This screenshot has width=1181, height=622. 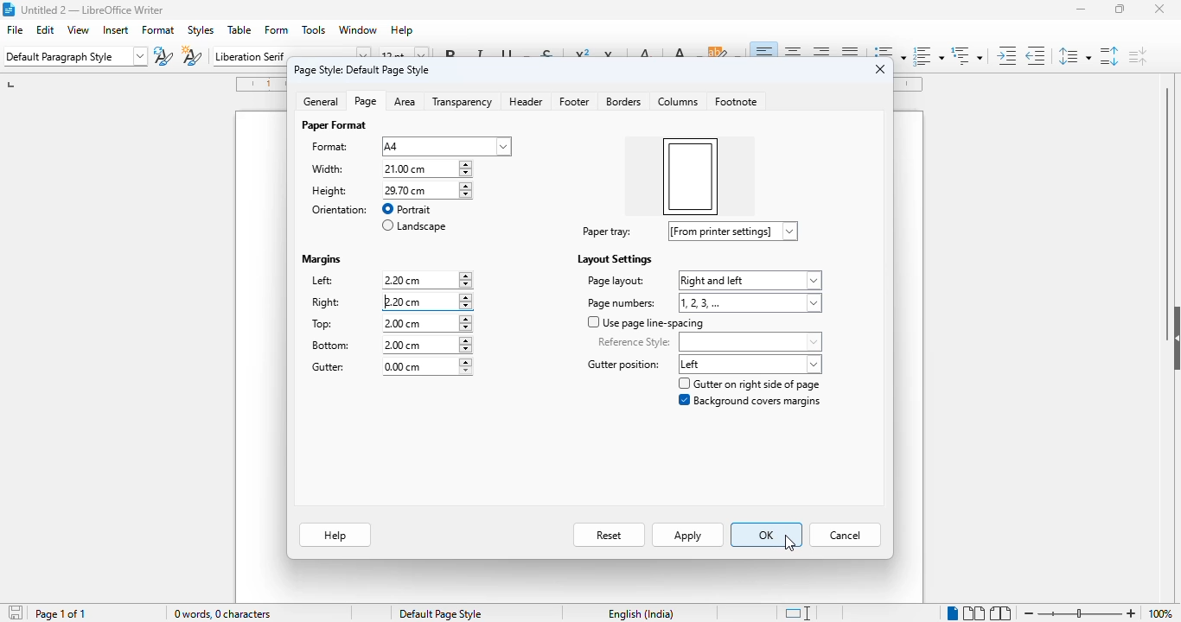 What do you see at coordinates (1110, 56) in the screenshot?
I see `increase paragraph spacing` at bounding box center [1110, 56].